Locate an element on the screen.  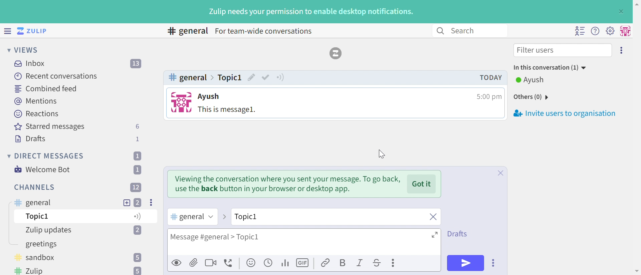
Drop Down is located at coordinates (7, 50).